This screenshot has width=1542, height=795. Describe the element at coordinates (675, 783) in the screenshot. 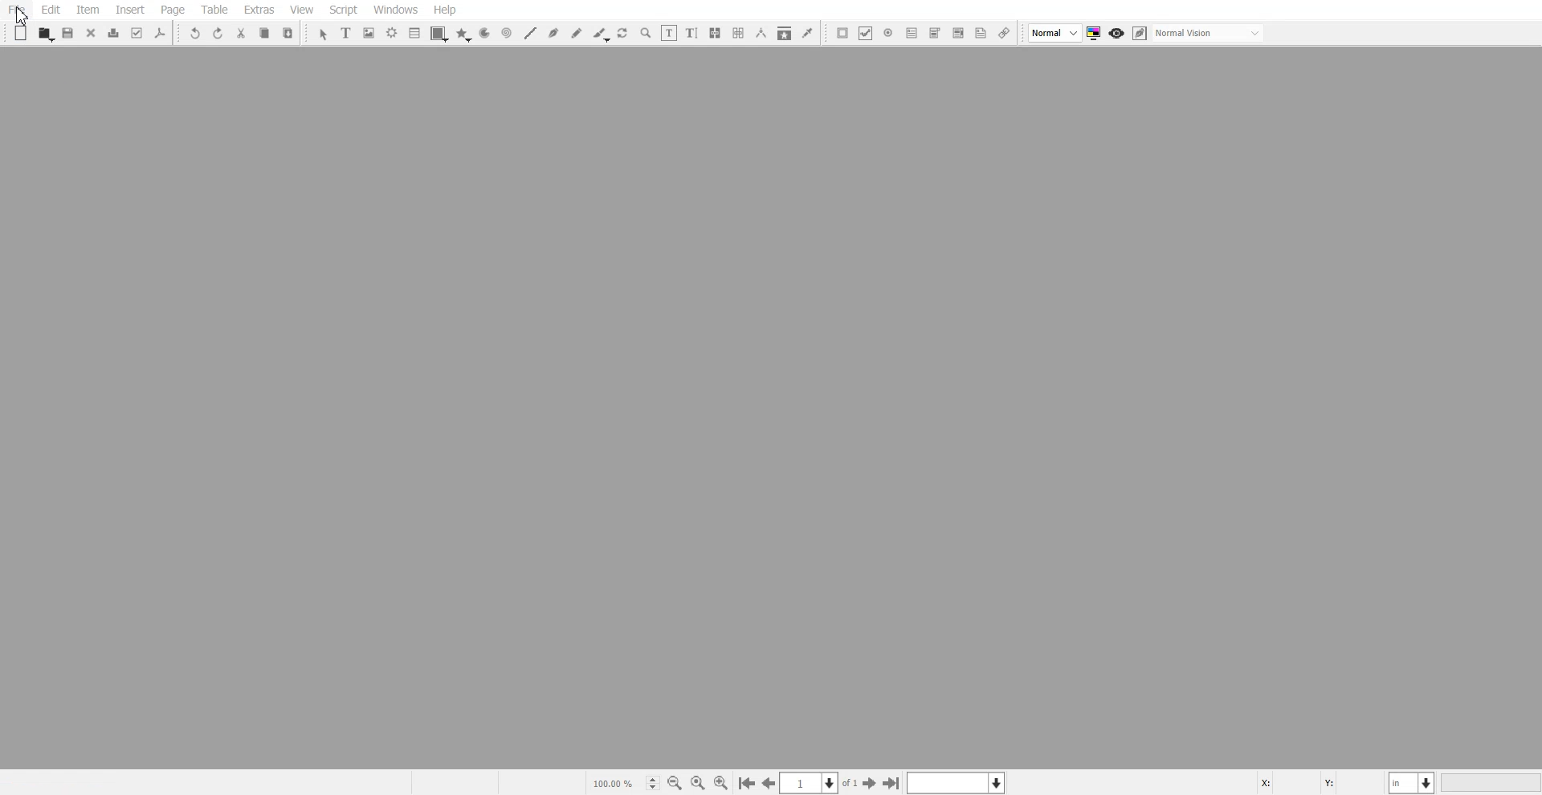

I see `Zoom Out` at that location.